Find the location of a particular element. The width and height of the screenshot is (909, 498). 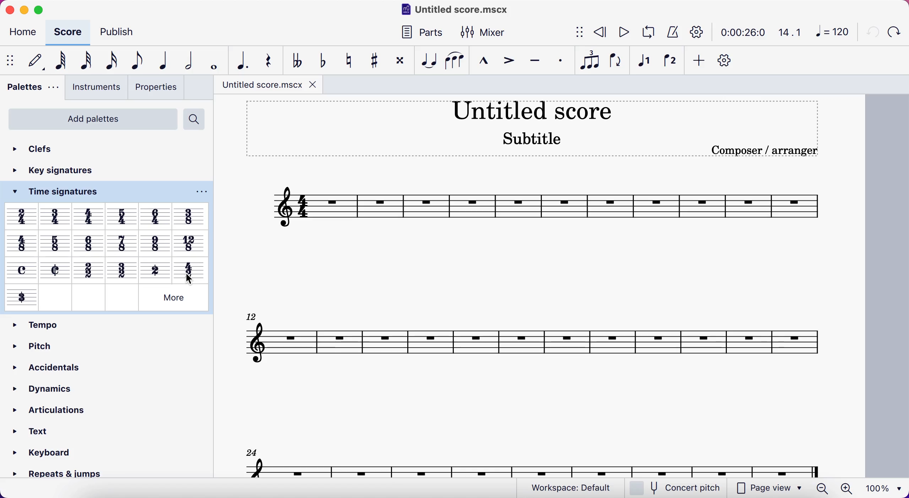

title is located at coordinates (452, 10).